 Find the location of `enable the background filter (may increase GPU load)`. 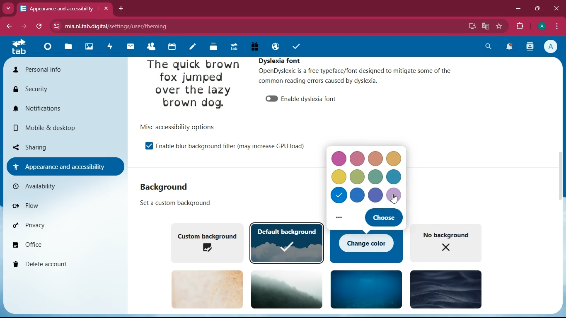

enable the background filter (may increase GPU load) is located at coordinates (235, 147).